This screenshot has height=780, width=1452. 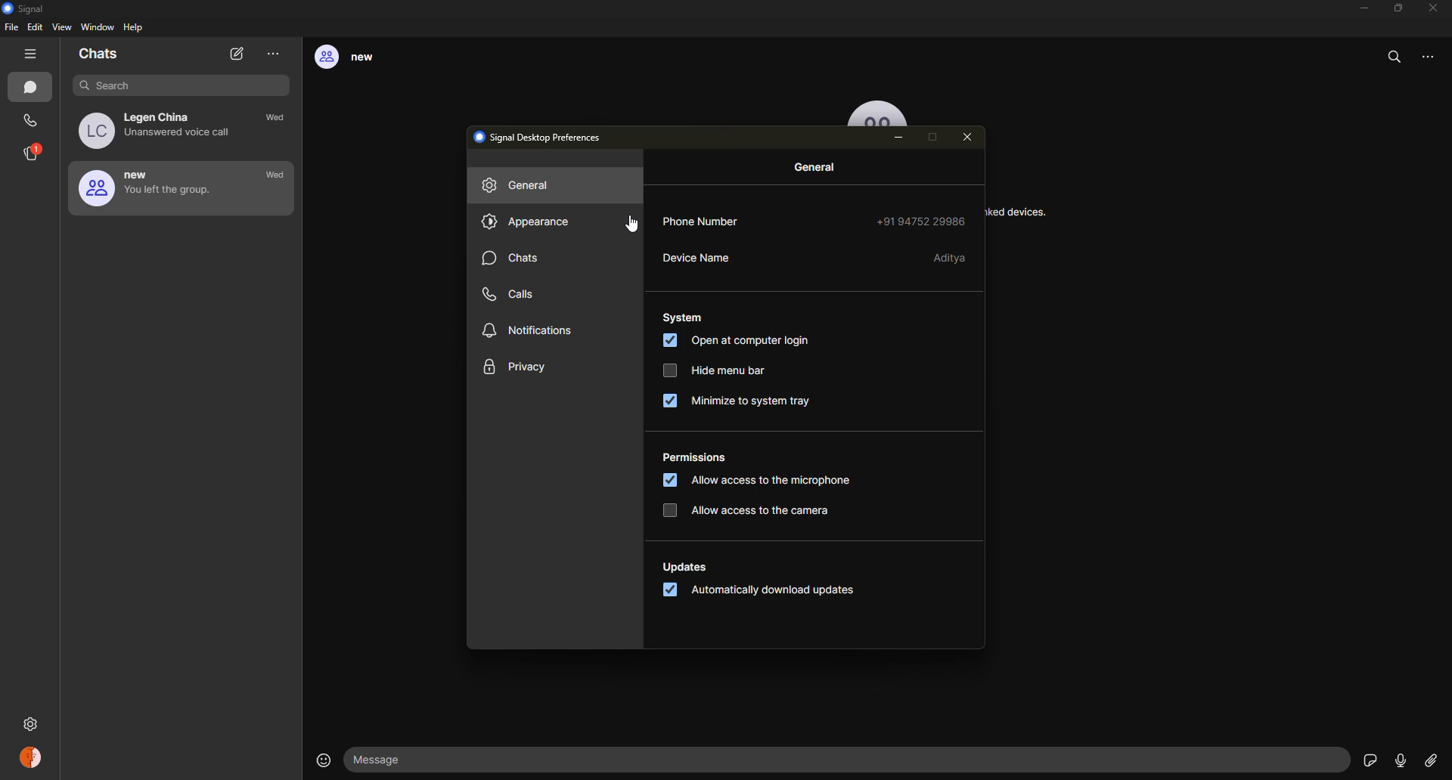 What do you see at coordinates (515, 292) in the screenshot?
I see `calls` at bounding box center [515, 292].